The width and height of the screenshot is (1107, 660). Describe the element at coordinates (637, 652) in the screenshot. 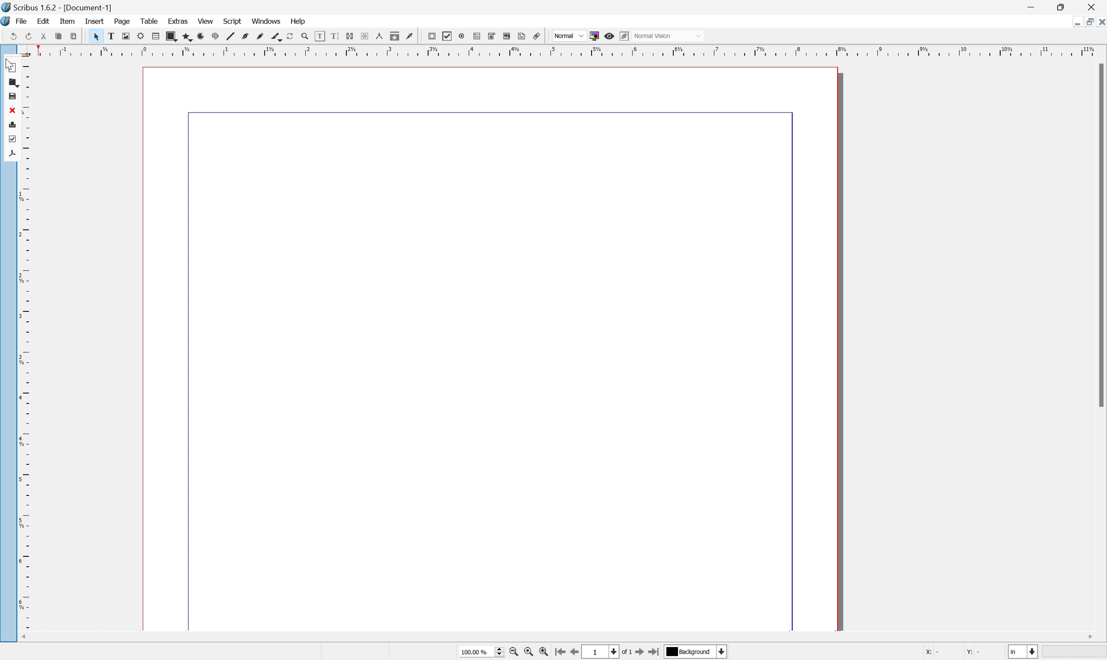

I see `go to next page` at that location.